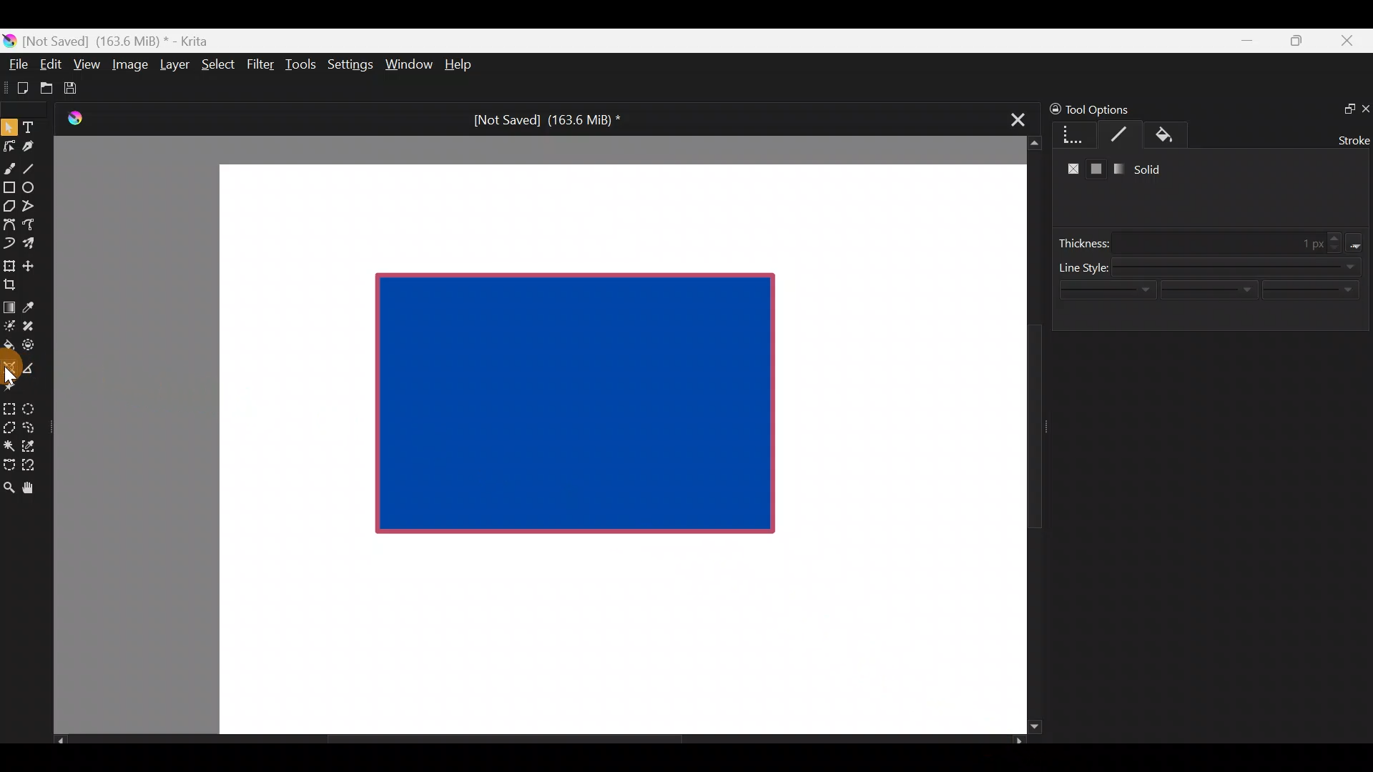  Describe the element at coordinates (38, 167) in the screenshot. I see `Line tool` at that location.